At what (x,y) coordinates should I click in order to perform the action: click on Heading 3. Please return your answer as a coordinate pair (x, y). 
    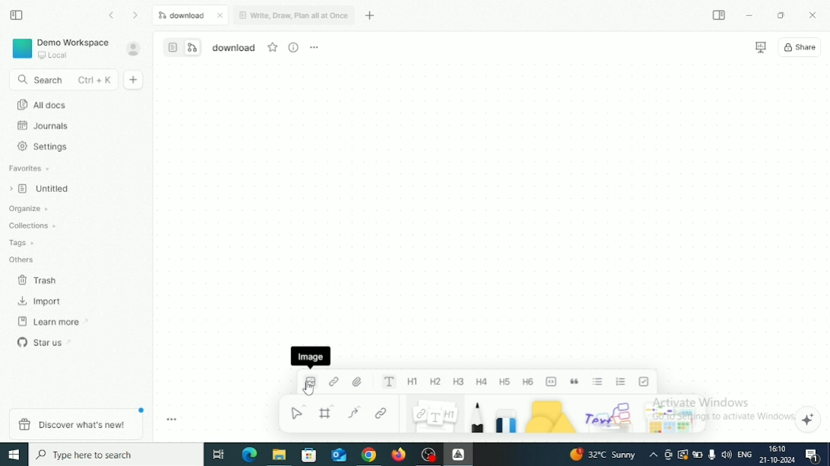
    Looking at the image, I should click on (459, 382).